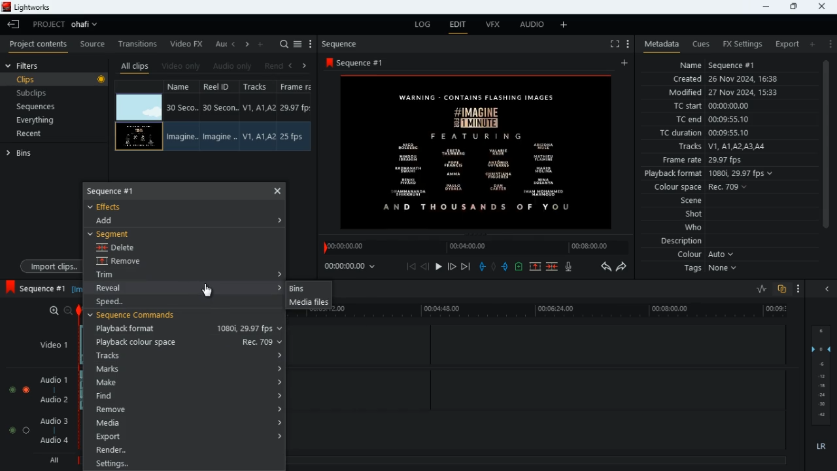  I want to click on au, so click(221, 44).